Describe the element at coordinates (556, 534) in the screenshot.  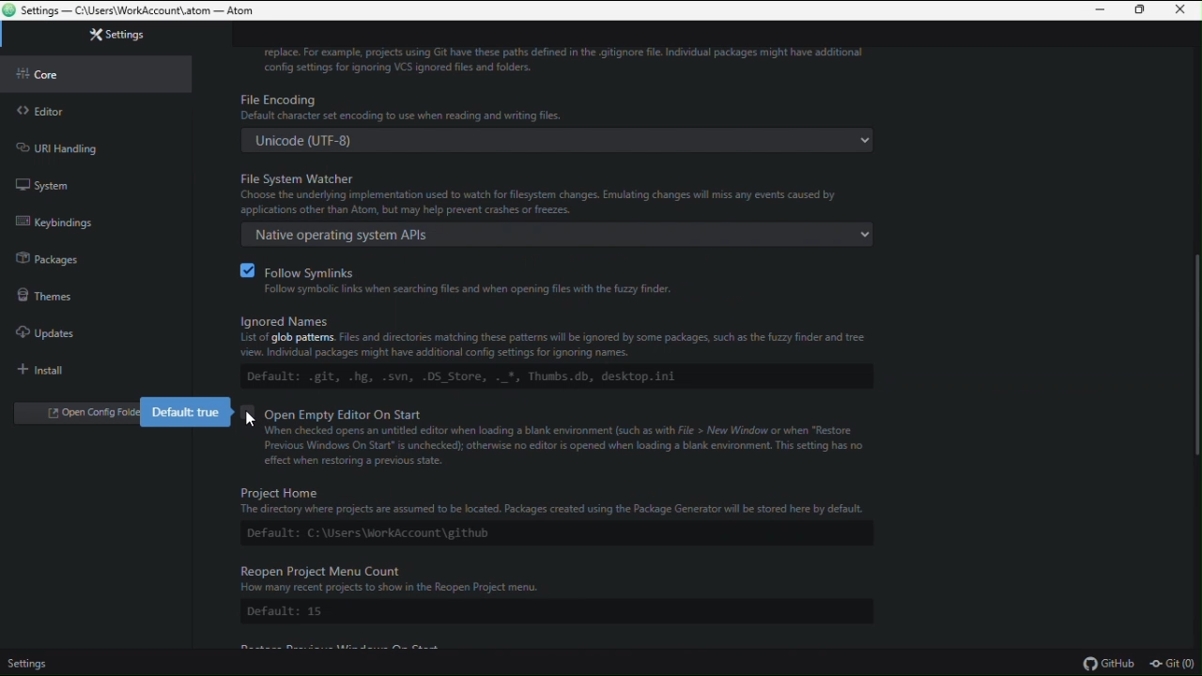
I see `defailt` at that location.